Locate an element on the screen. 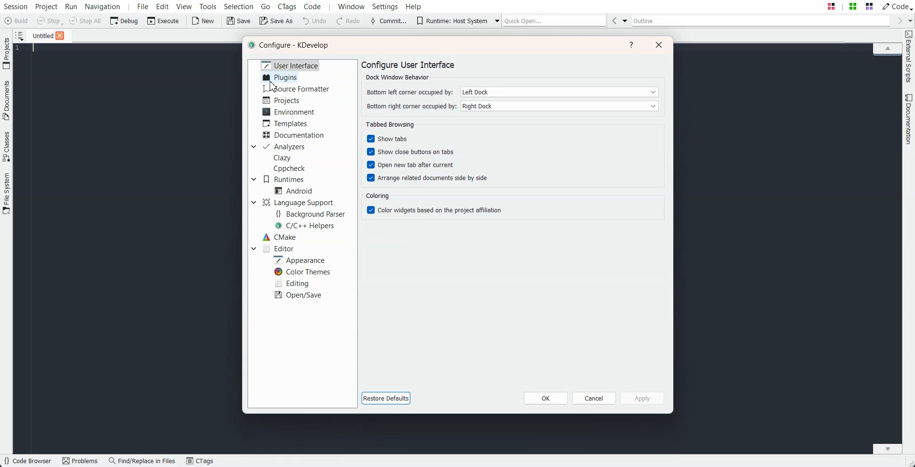 The image size is (915, 467). Restore Defaults is located at coordinates (388, 399).